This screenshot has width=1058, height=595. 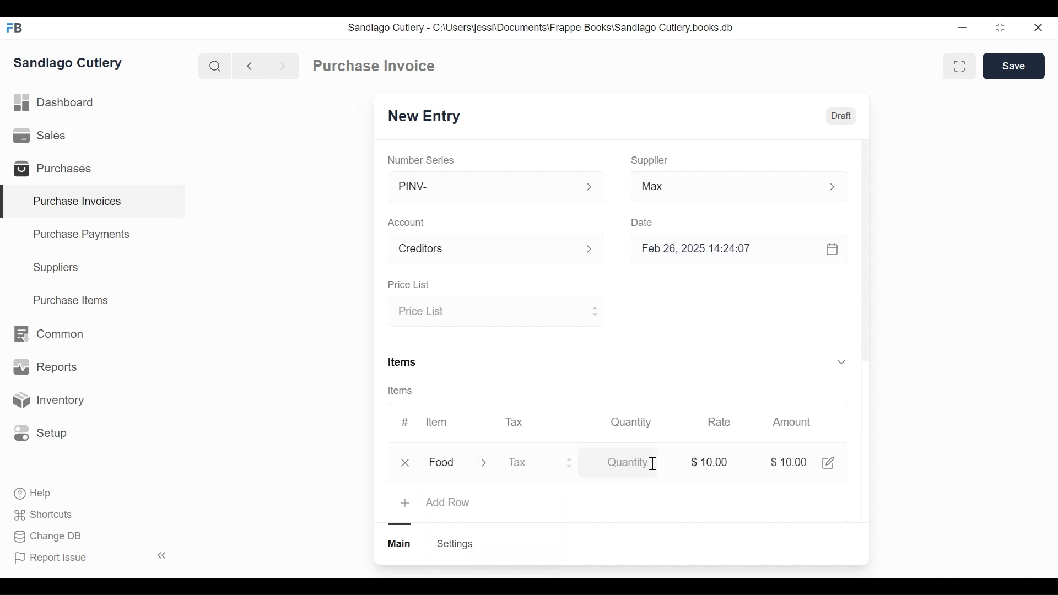 What do you see at coordinates (634, 461) in the screenshot?
I see `Quantity` at bounding box center [634, 461].